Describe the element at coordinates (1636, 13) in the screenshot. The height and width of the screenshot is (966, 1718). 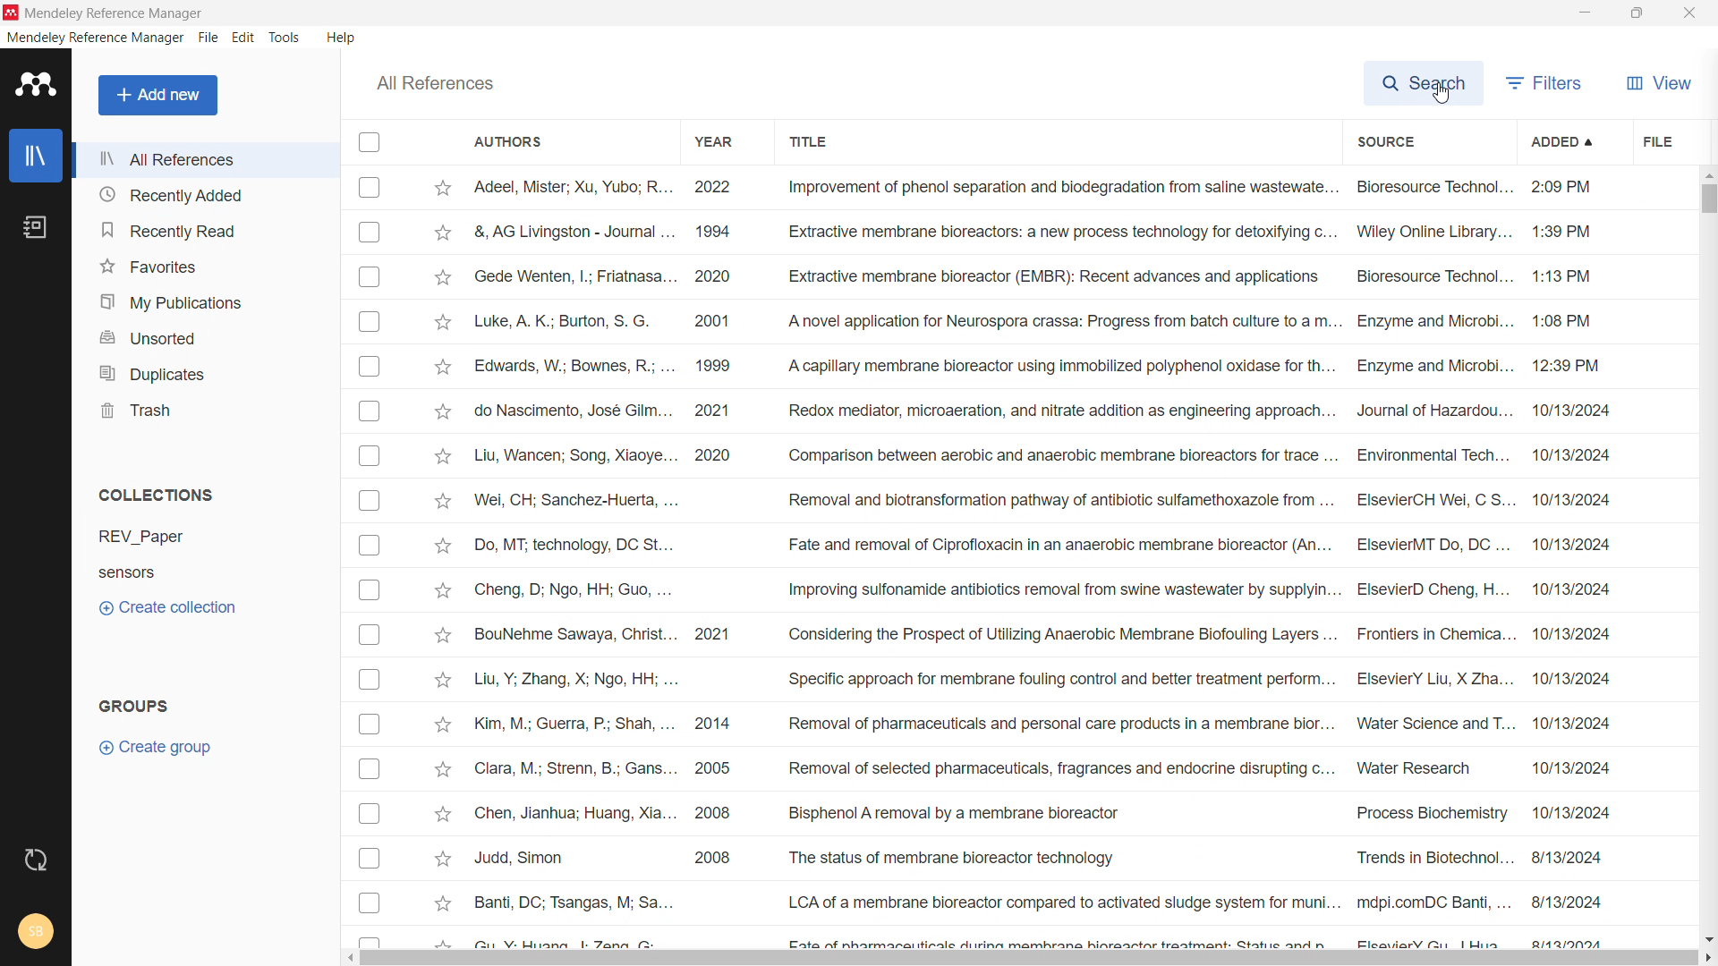
I see `maximize` at that location.